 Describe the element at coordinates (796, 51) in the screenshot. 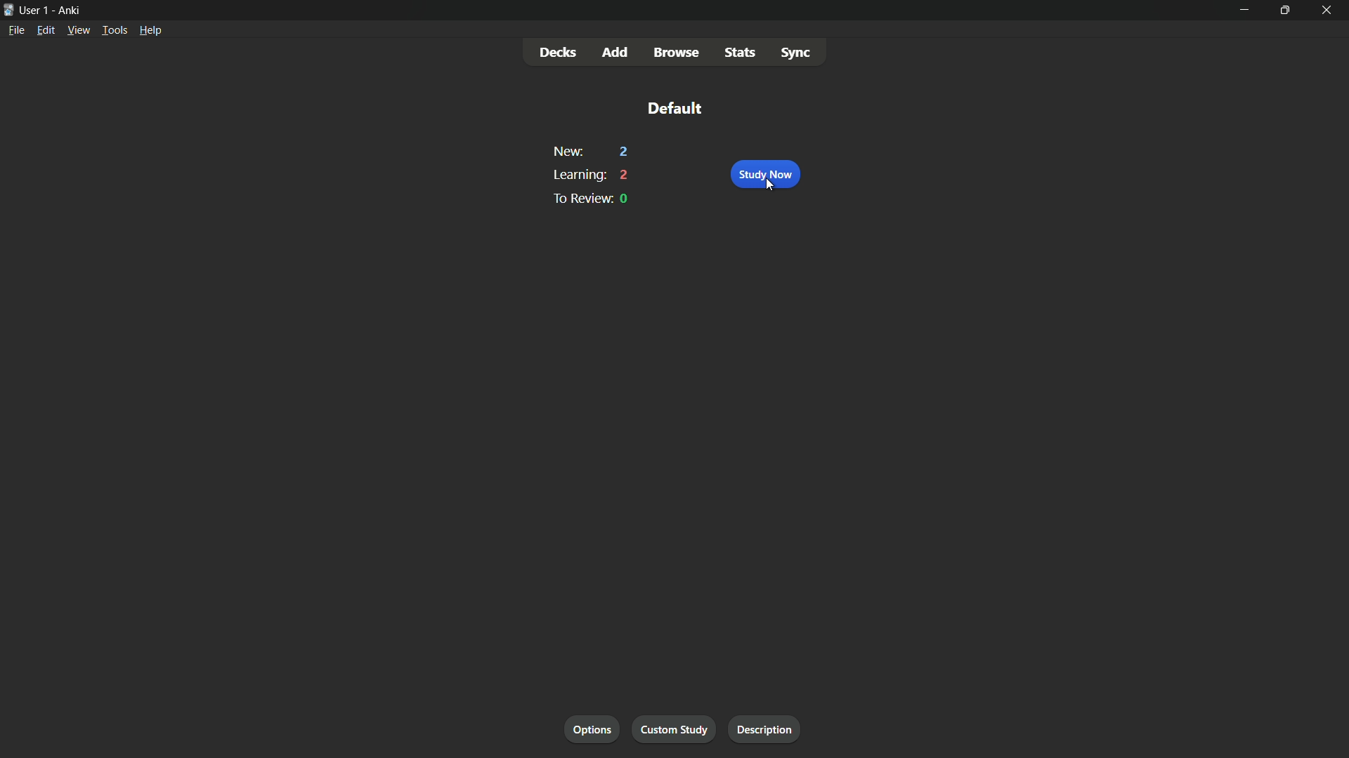

I see `sync` at that location.